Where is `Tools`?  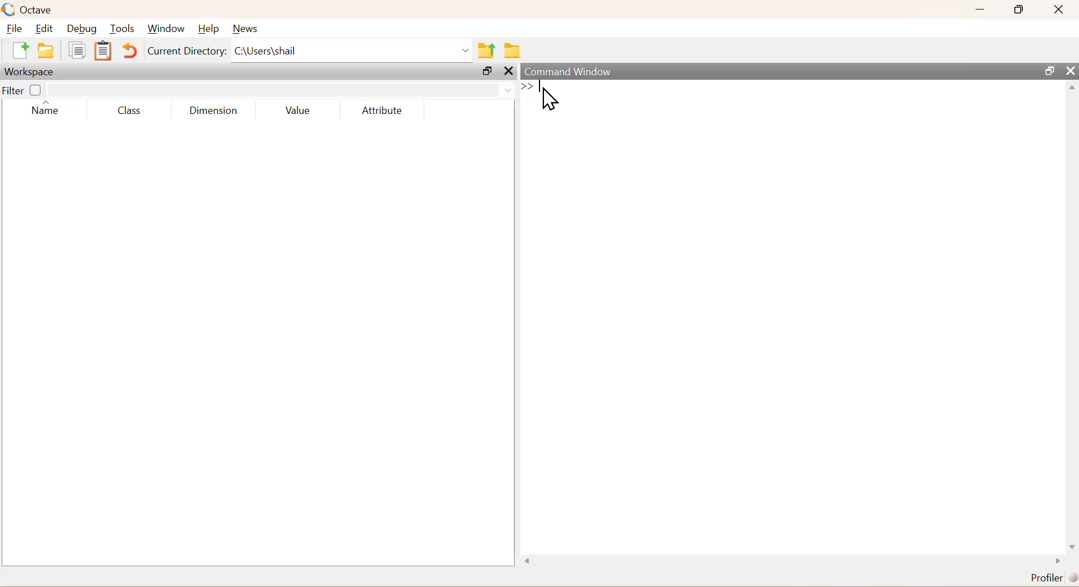 Tools is located at coordinates (124, 28).